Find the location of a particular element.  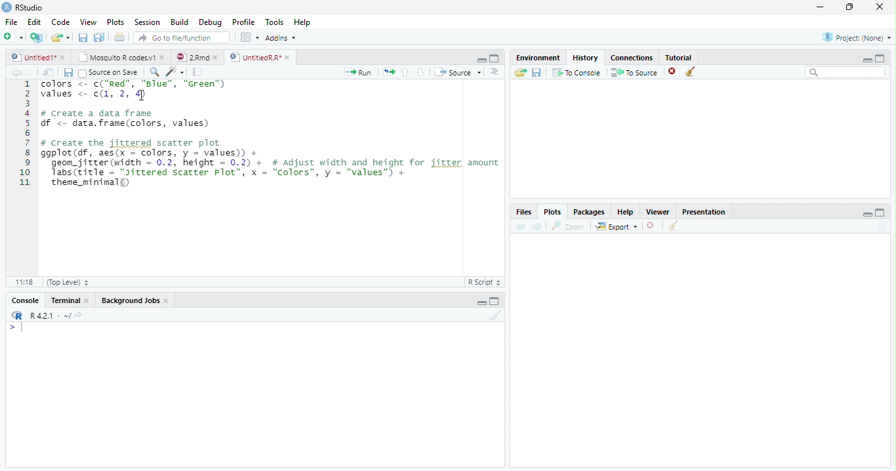

Clear console is located at coordinates (495, 316).